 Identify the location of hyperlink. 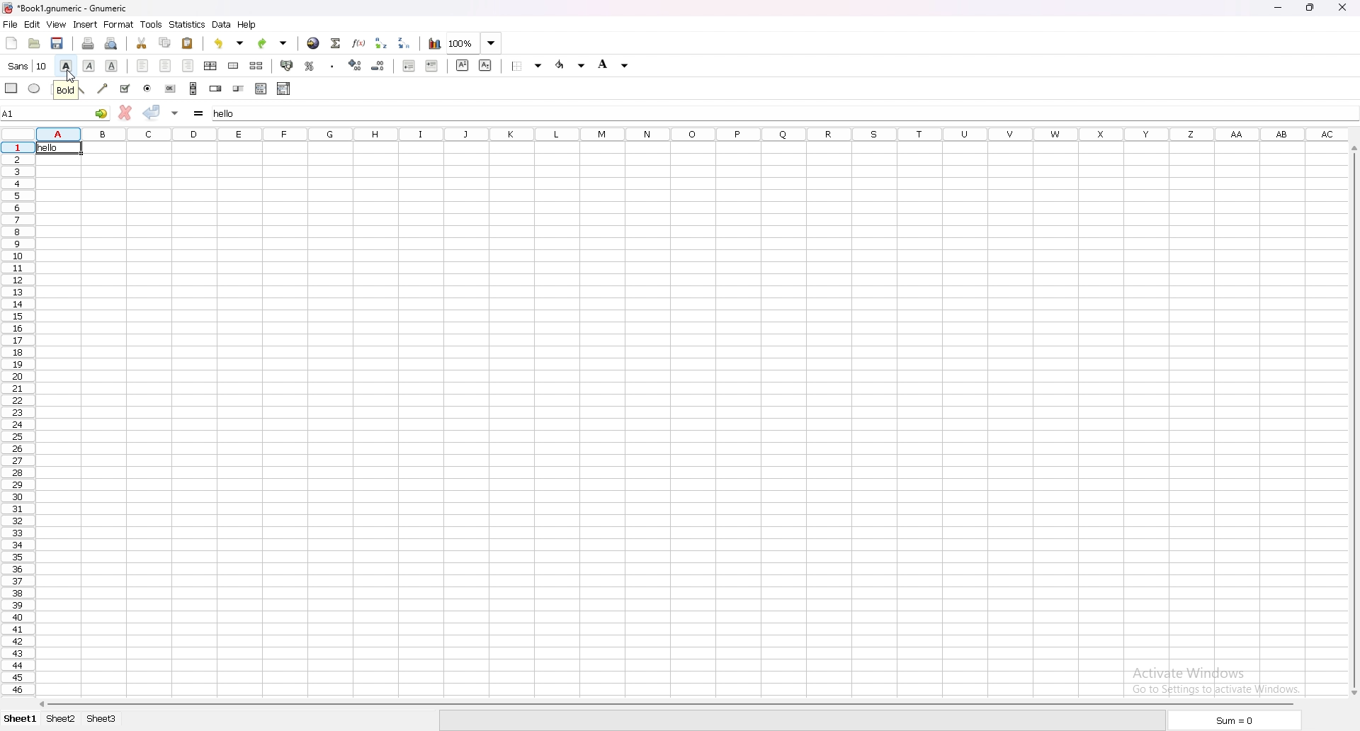
(313, 43).